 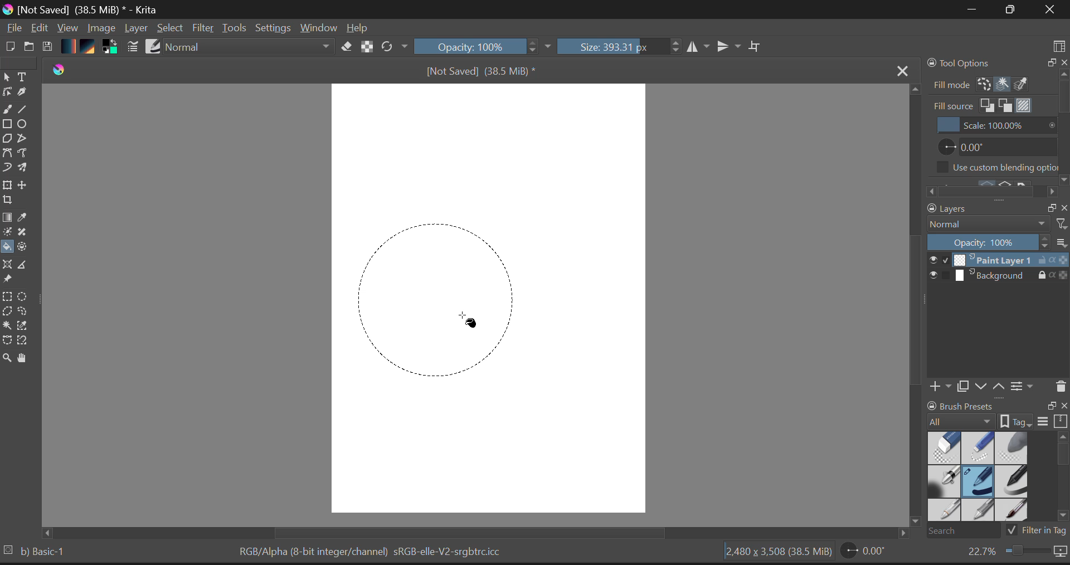 What do you see at coordinates (101, 27) in the screenshot?
I see `Image` at bounding box center [101, 27].